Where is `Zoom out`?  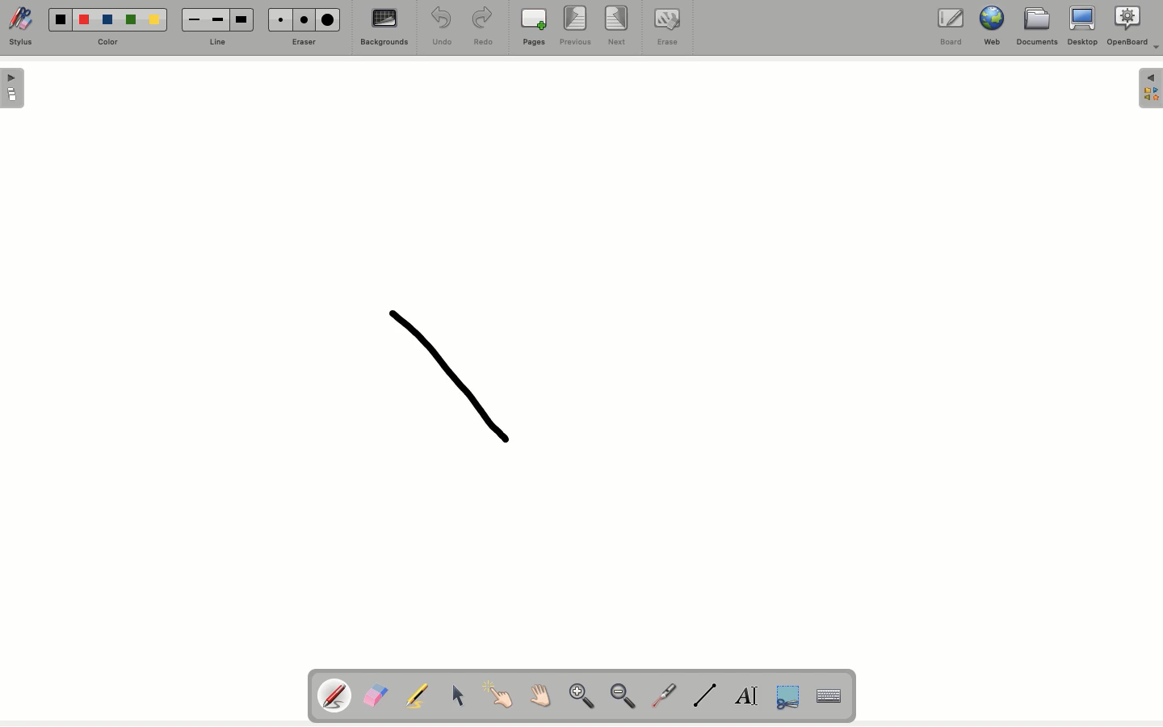 Zoom out is located at coordinates (628, 698).